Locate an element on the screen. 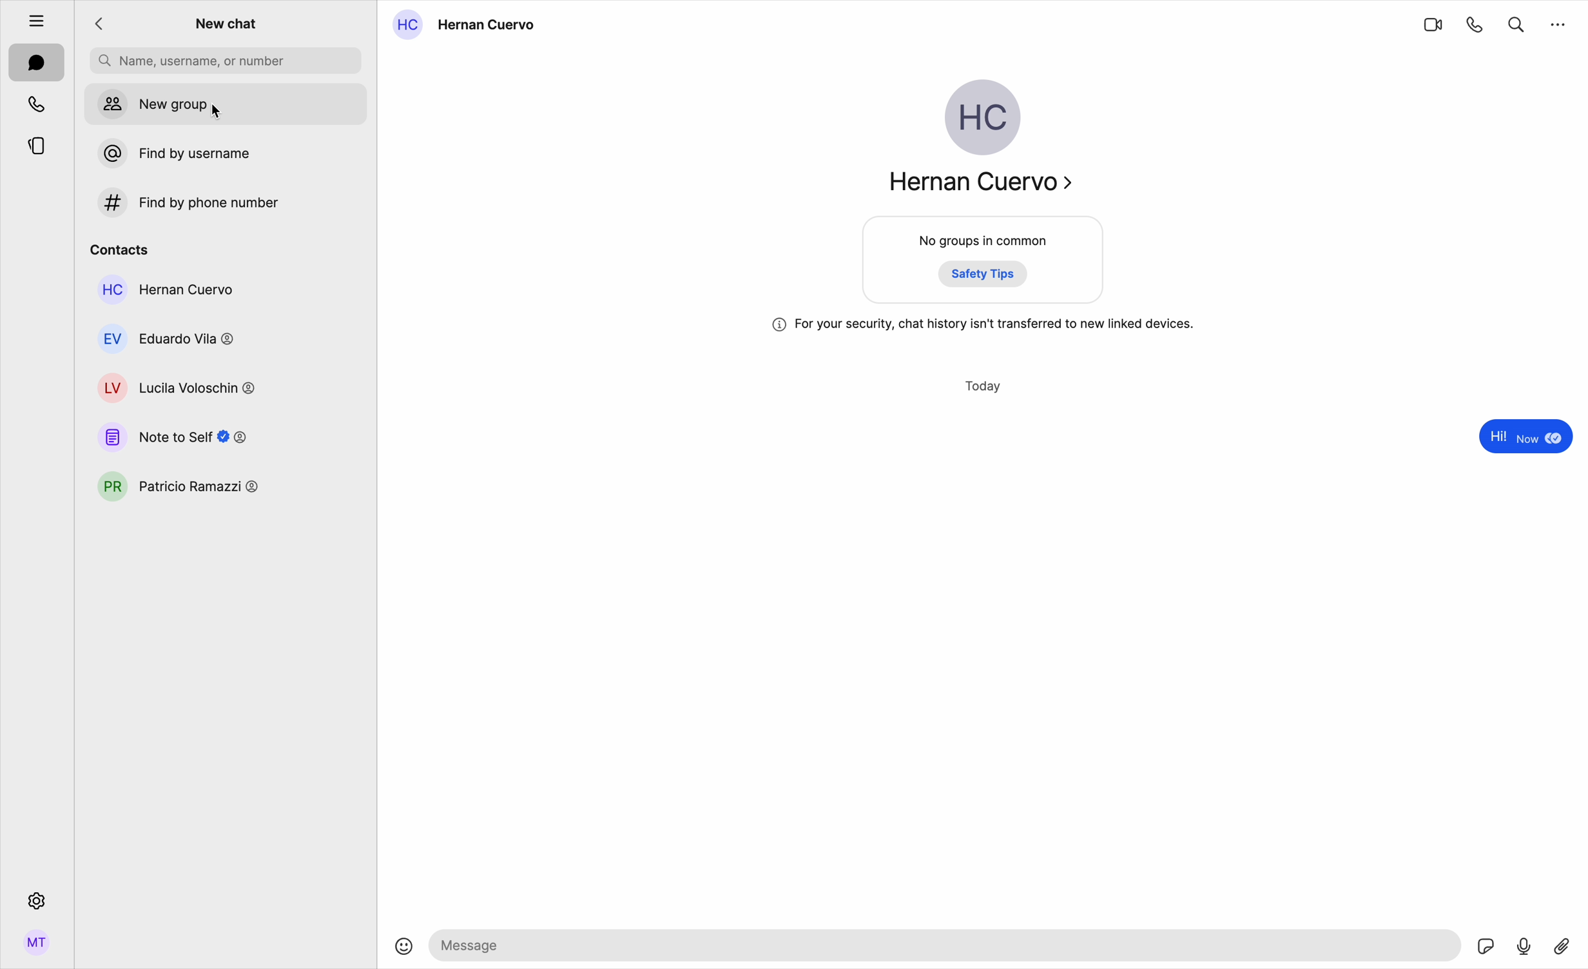 Image resolution: width=1588 pixels, height=969 pixels. contacts is located at coordinates (120, 248).